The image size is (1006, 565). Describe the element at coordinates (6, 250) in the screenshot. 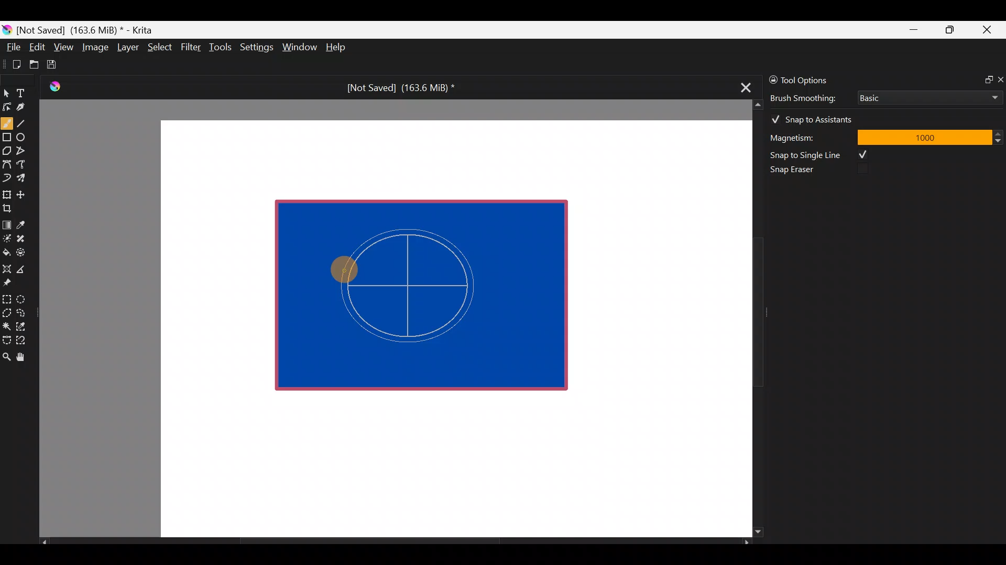

I see `Fill a contiguous area of colour with colour/fill a selection` at that location.